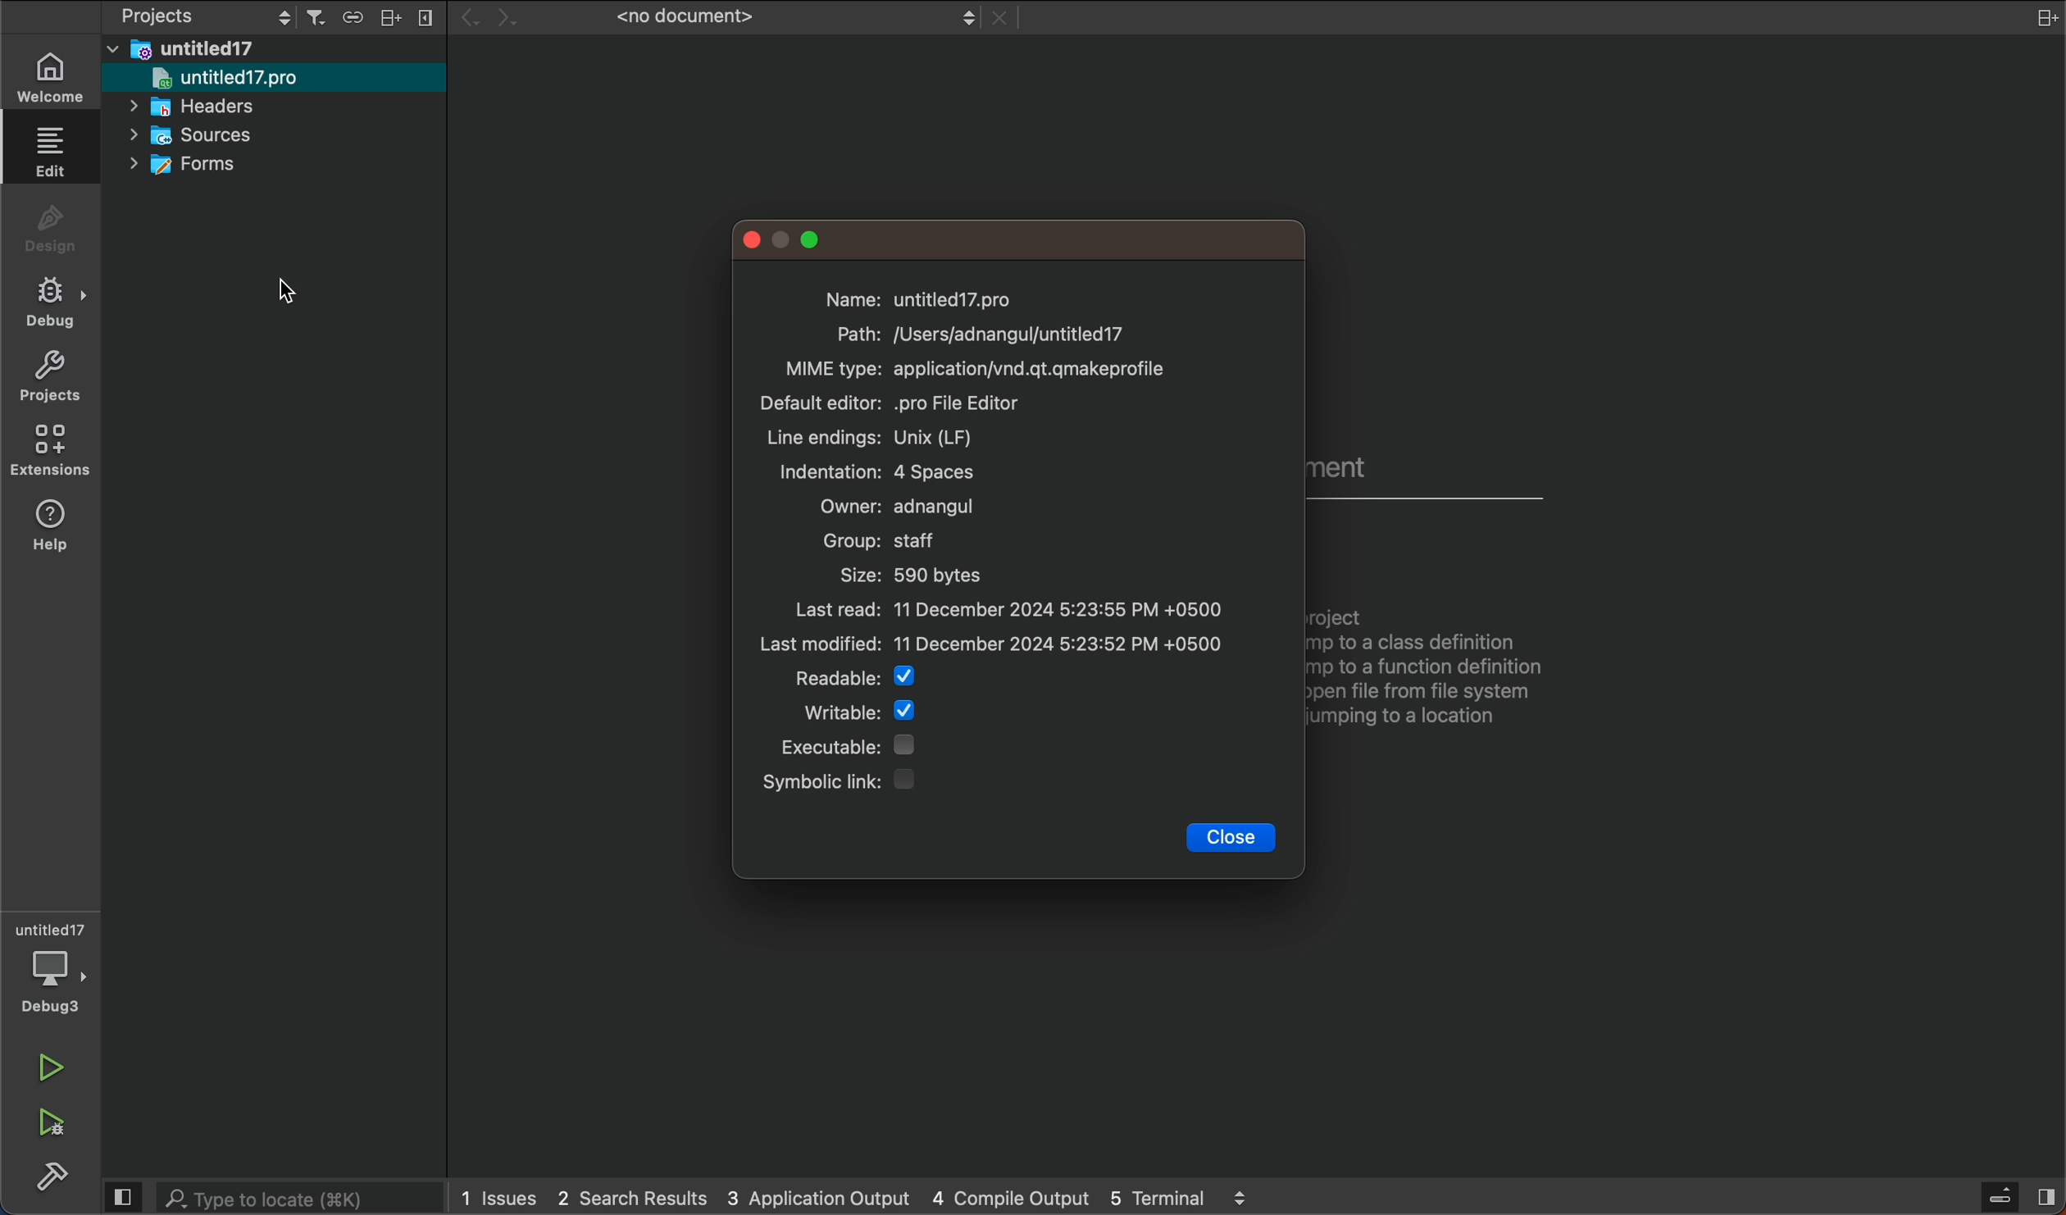  I want to click on , so click(356, 17).